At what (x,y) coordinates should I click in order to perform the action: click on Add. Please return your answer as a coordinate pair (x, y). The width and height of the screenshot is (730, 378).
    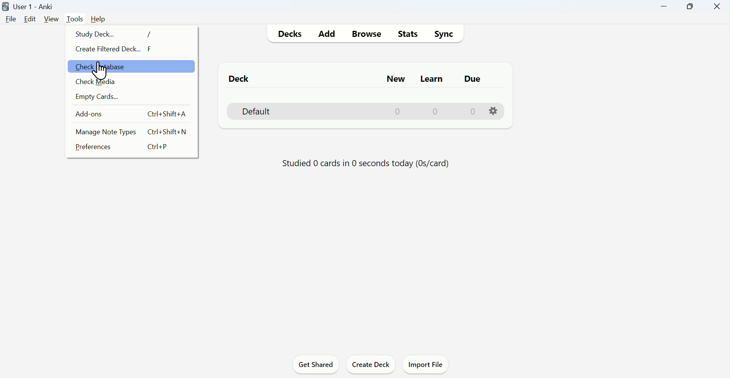
    Looking at the image, I should click on (328, 34).